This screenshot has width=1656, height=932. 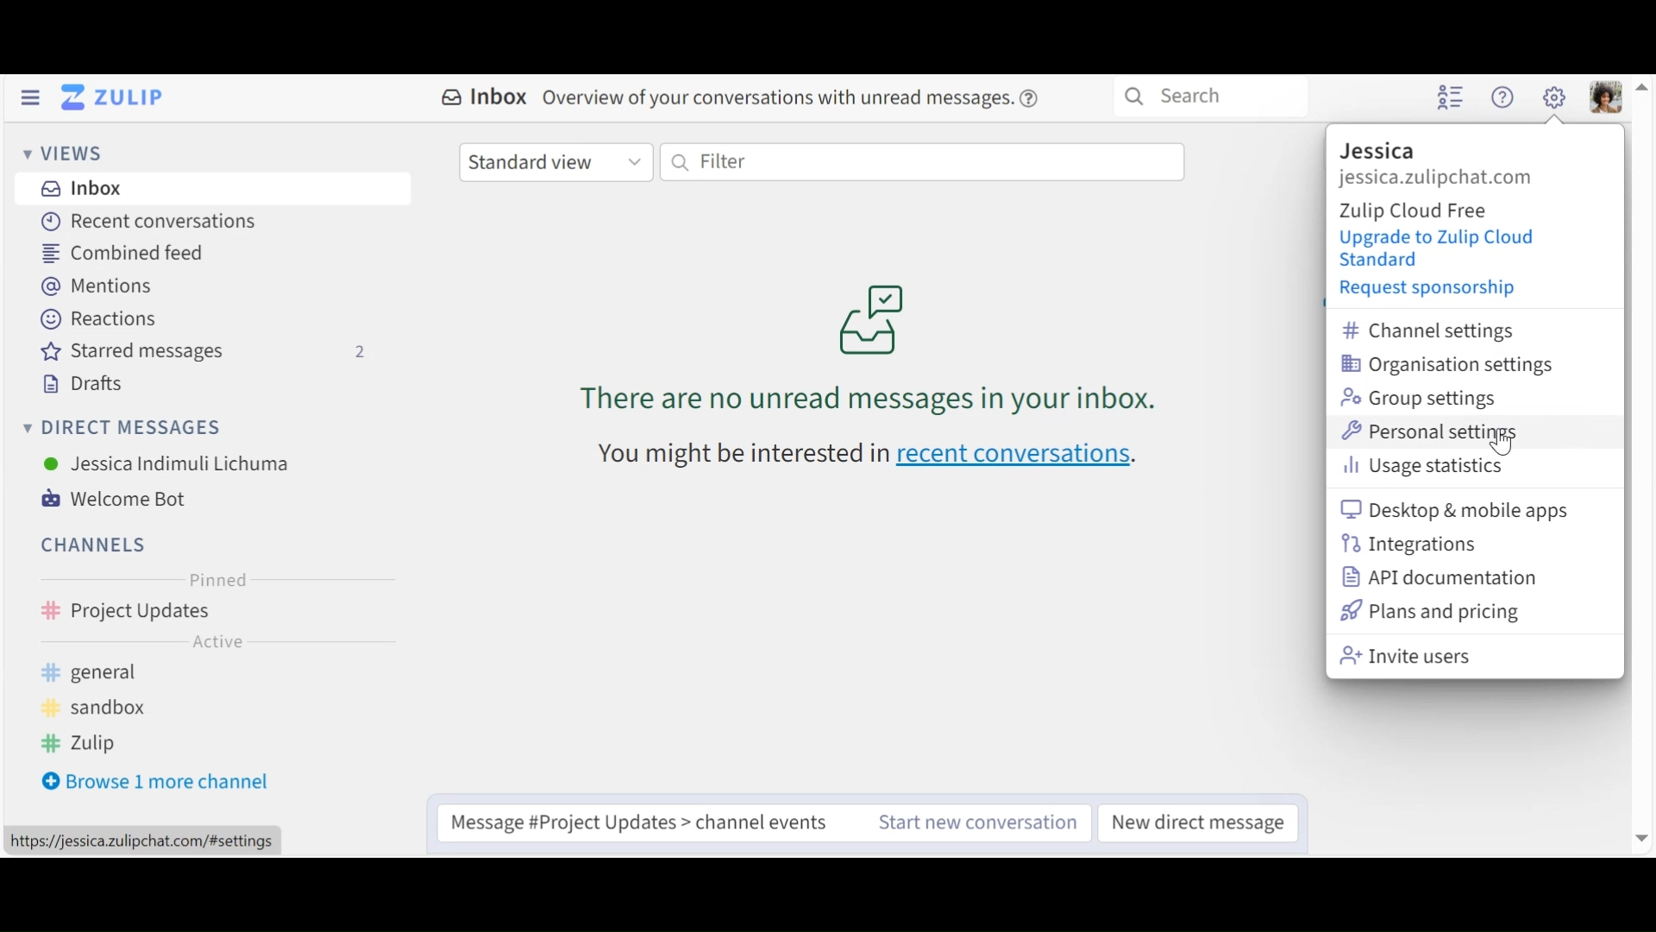 I want to click on Browse more channels, so click(x=156, y=782).